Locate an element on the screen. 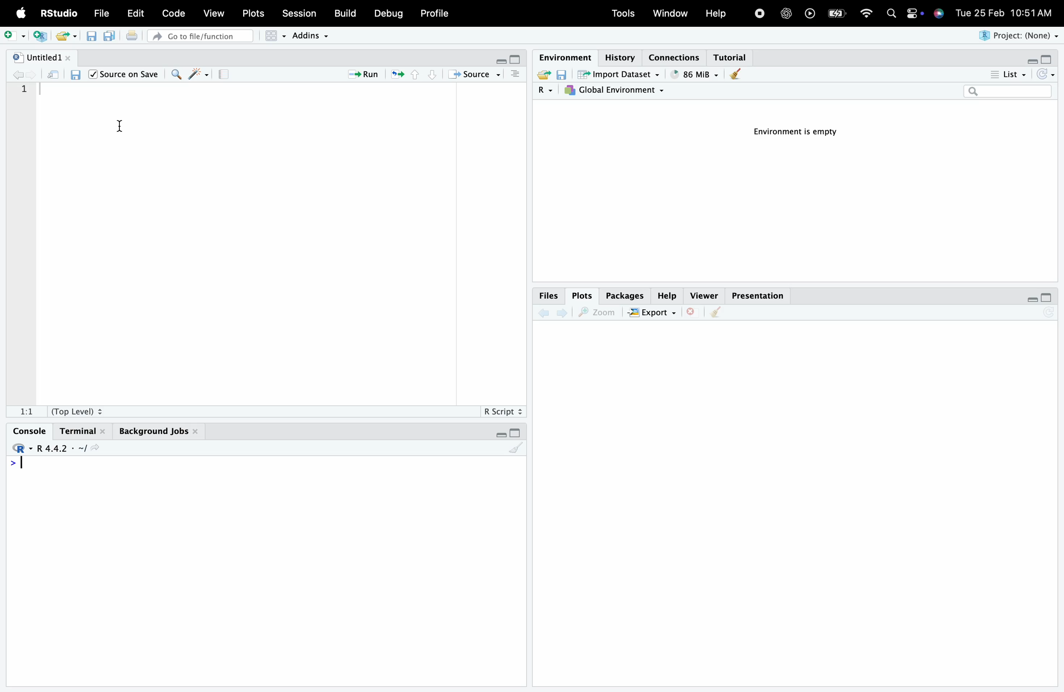 The image size is (1064, 692). refresh is located at coordinates (397, 76).